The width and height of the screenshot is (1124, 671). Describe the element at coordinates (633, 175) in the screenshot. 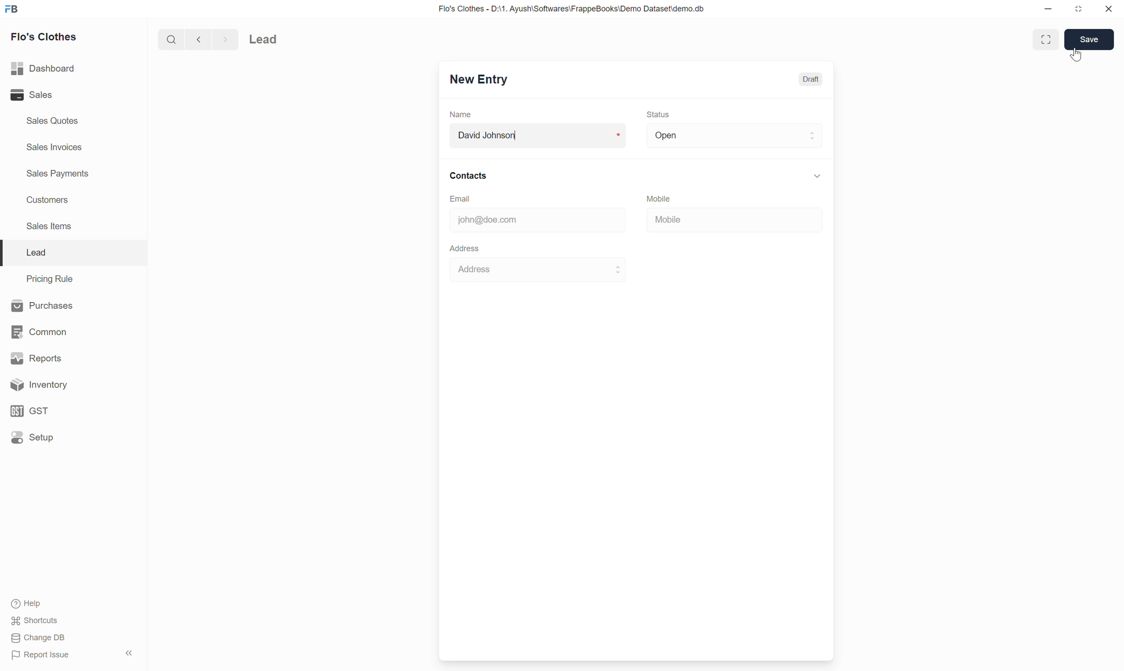

I see `Contacts` at that location.